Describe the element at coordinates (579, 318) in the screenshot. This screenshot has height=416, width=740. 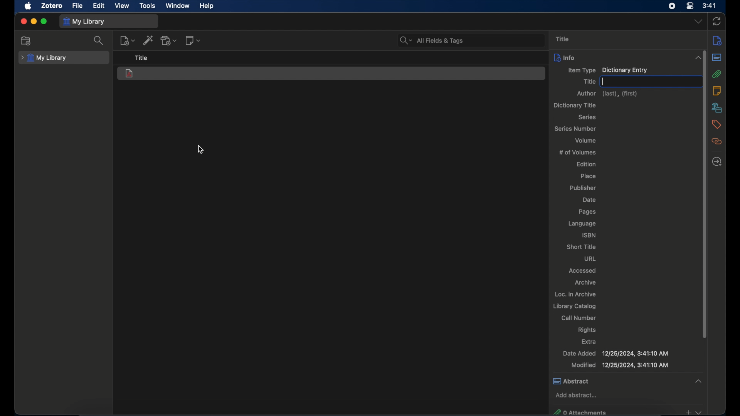
I see `call number` at that location.